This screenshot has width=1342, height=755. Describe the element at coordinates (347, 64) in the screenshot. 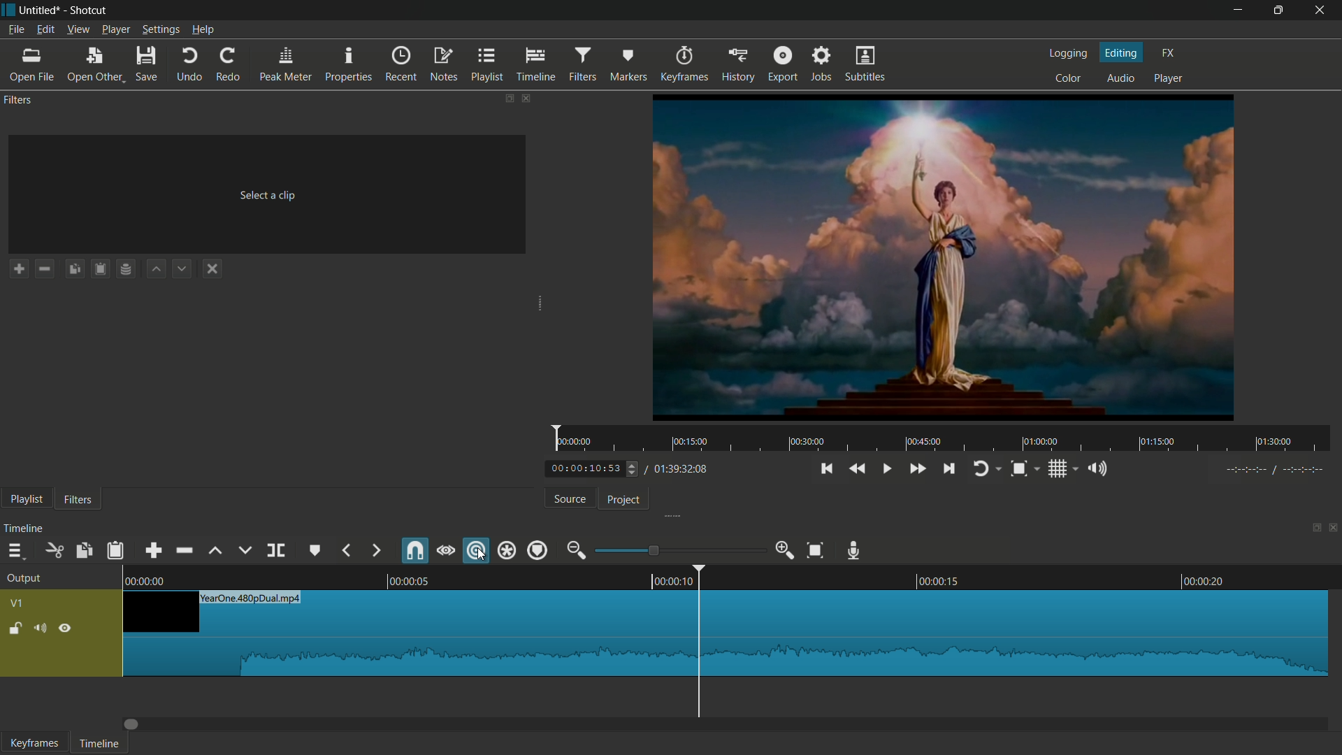

I see `properties` at that location.